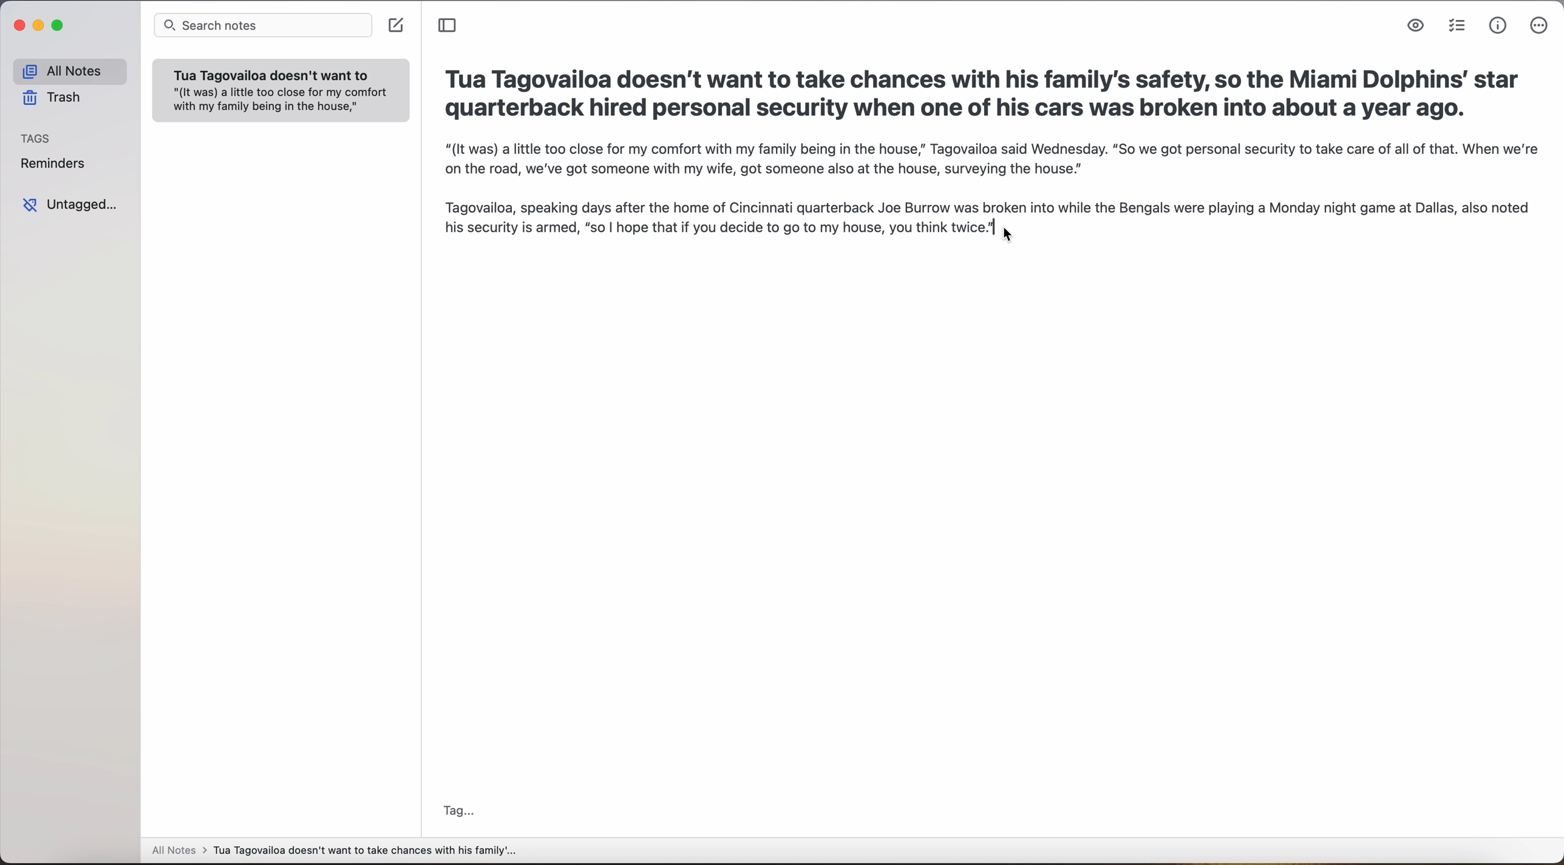 This screenshot has height=865, width=1564. Describe the element at coordinates (457, 810) in the screenshot. I see `tag` at that location.